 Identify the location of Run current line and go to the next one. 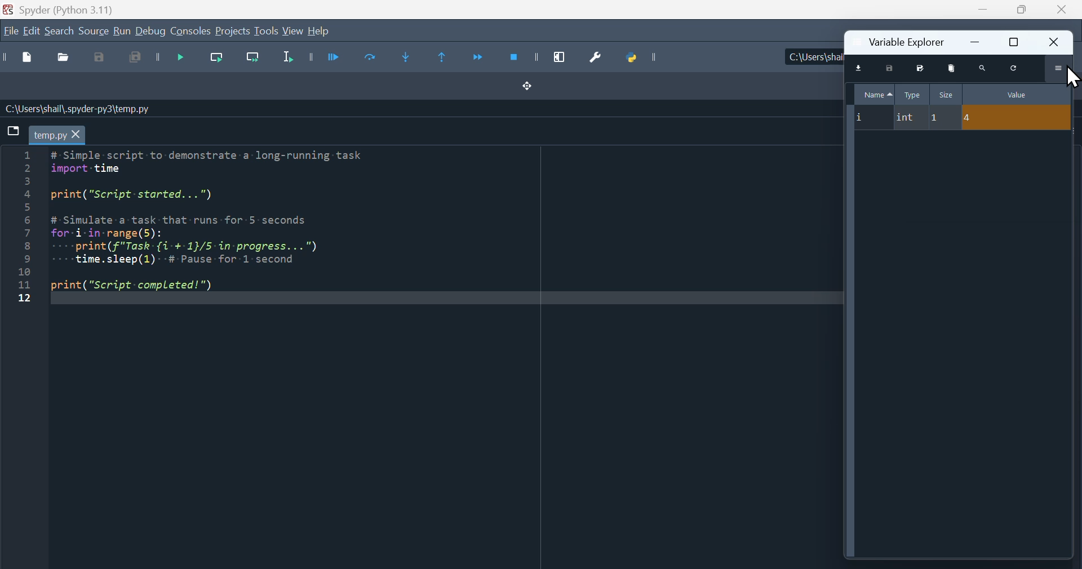
(252, 61).